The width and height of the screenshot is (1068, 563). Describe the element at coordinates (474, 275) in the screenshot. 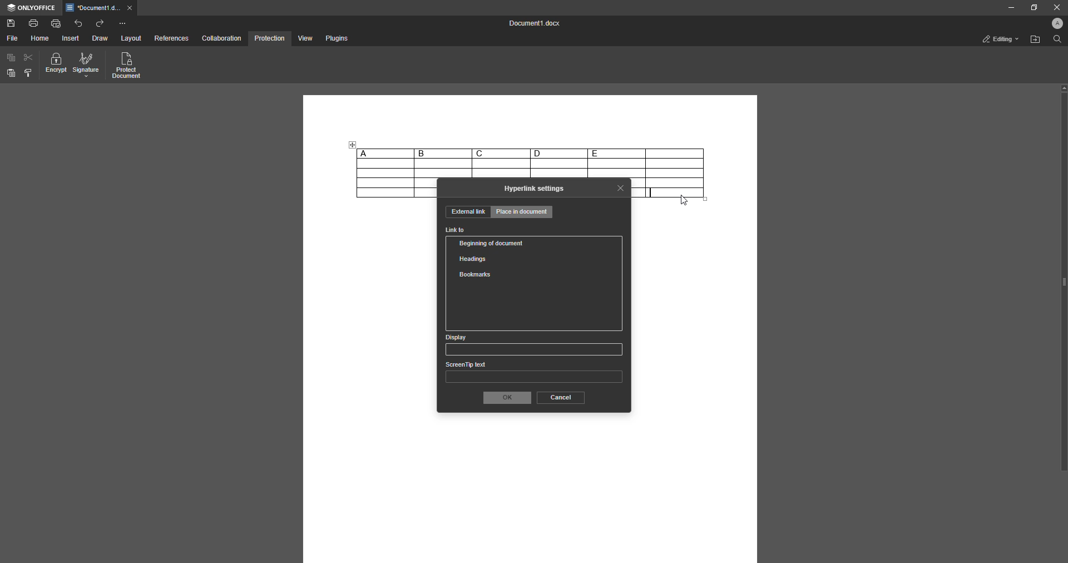

I see `Bookmarks` at that location.